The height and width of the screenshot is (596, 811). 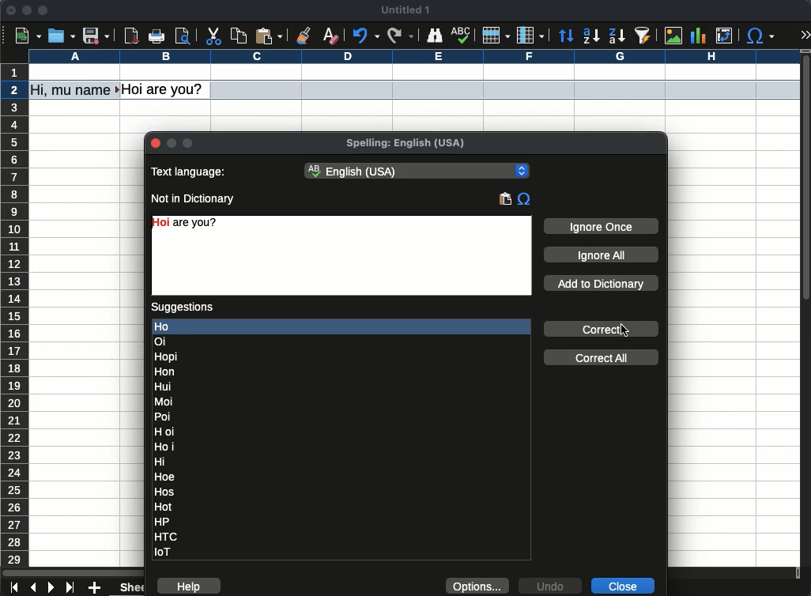 I want to click on Moi, so click(x=166, y=401).